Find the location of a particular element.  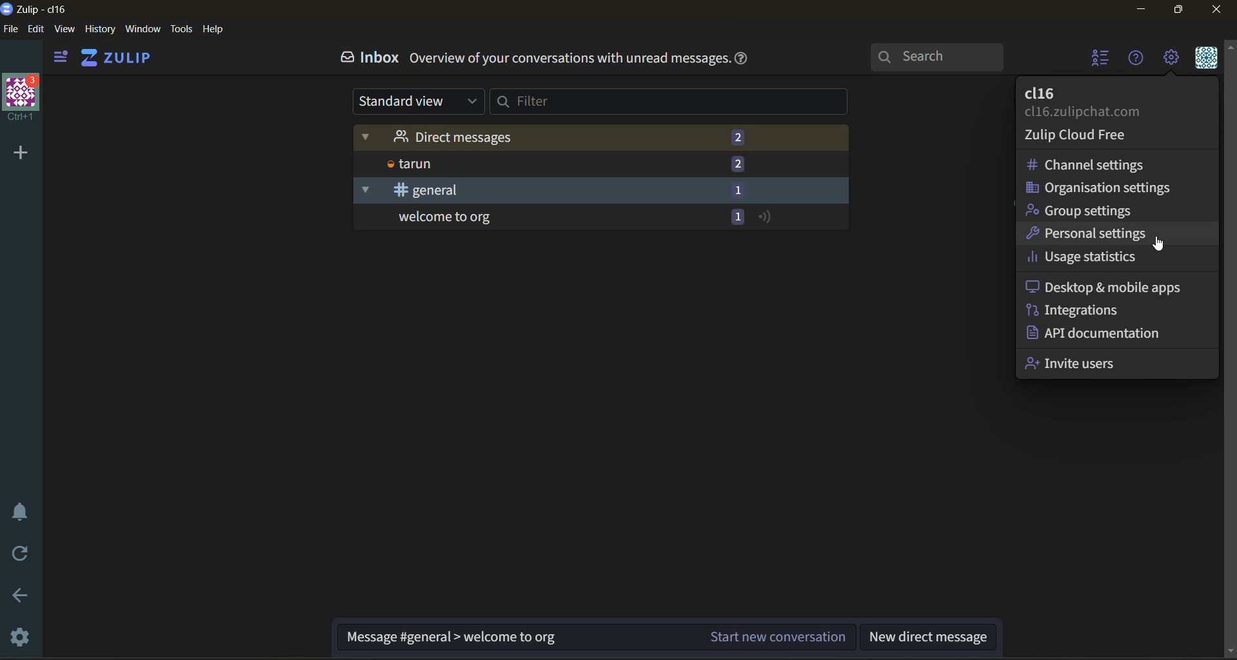

standard view is located at coordinates (416, 101).